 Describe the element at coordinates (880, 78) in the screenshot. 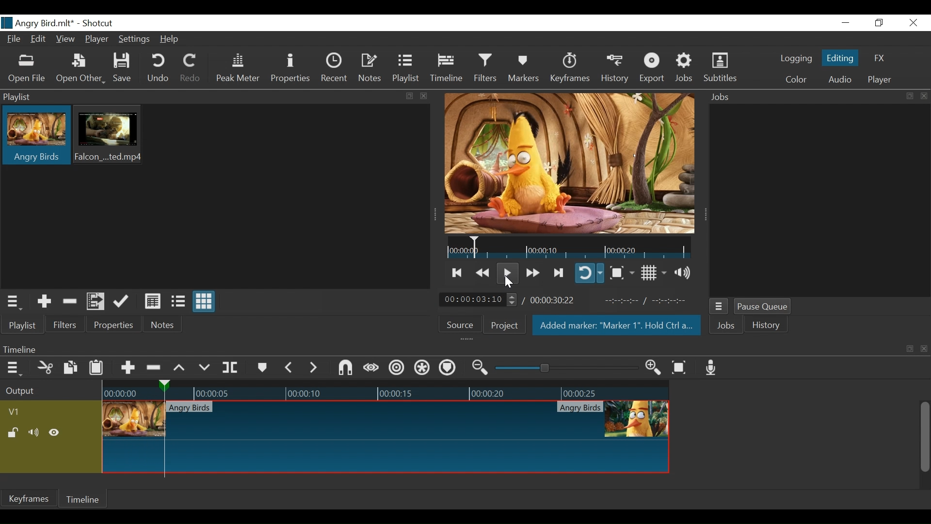

I see `Player` at that location.